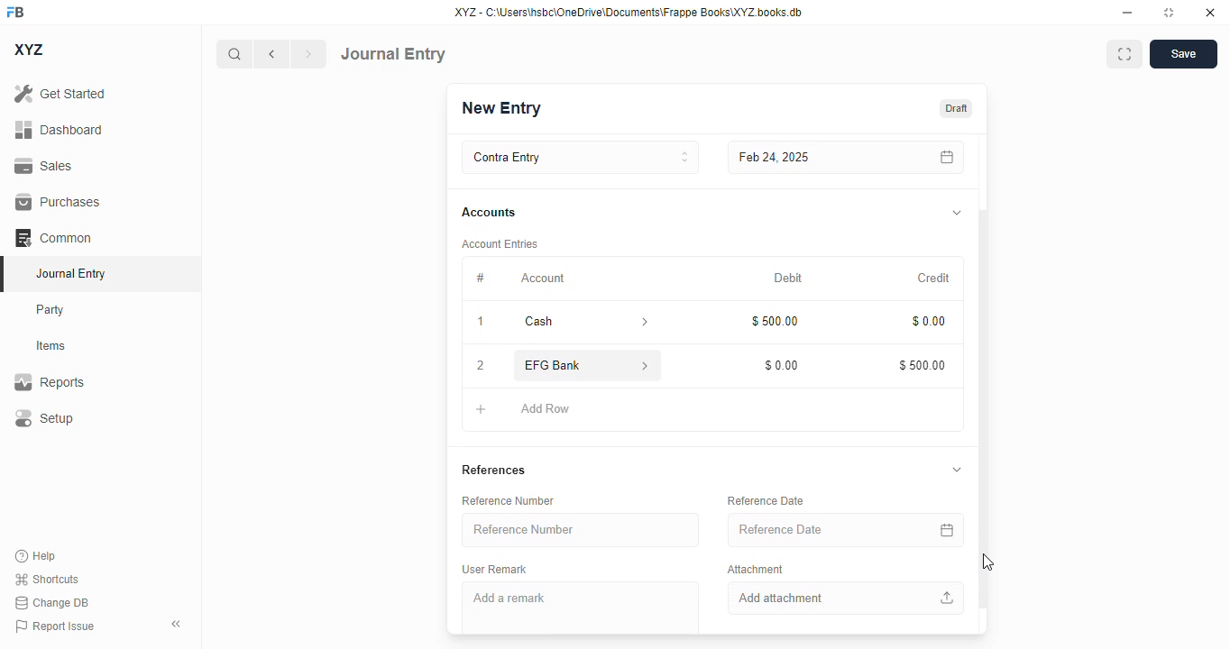  I want to click on new entry, so click(502, 107).